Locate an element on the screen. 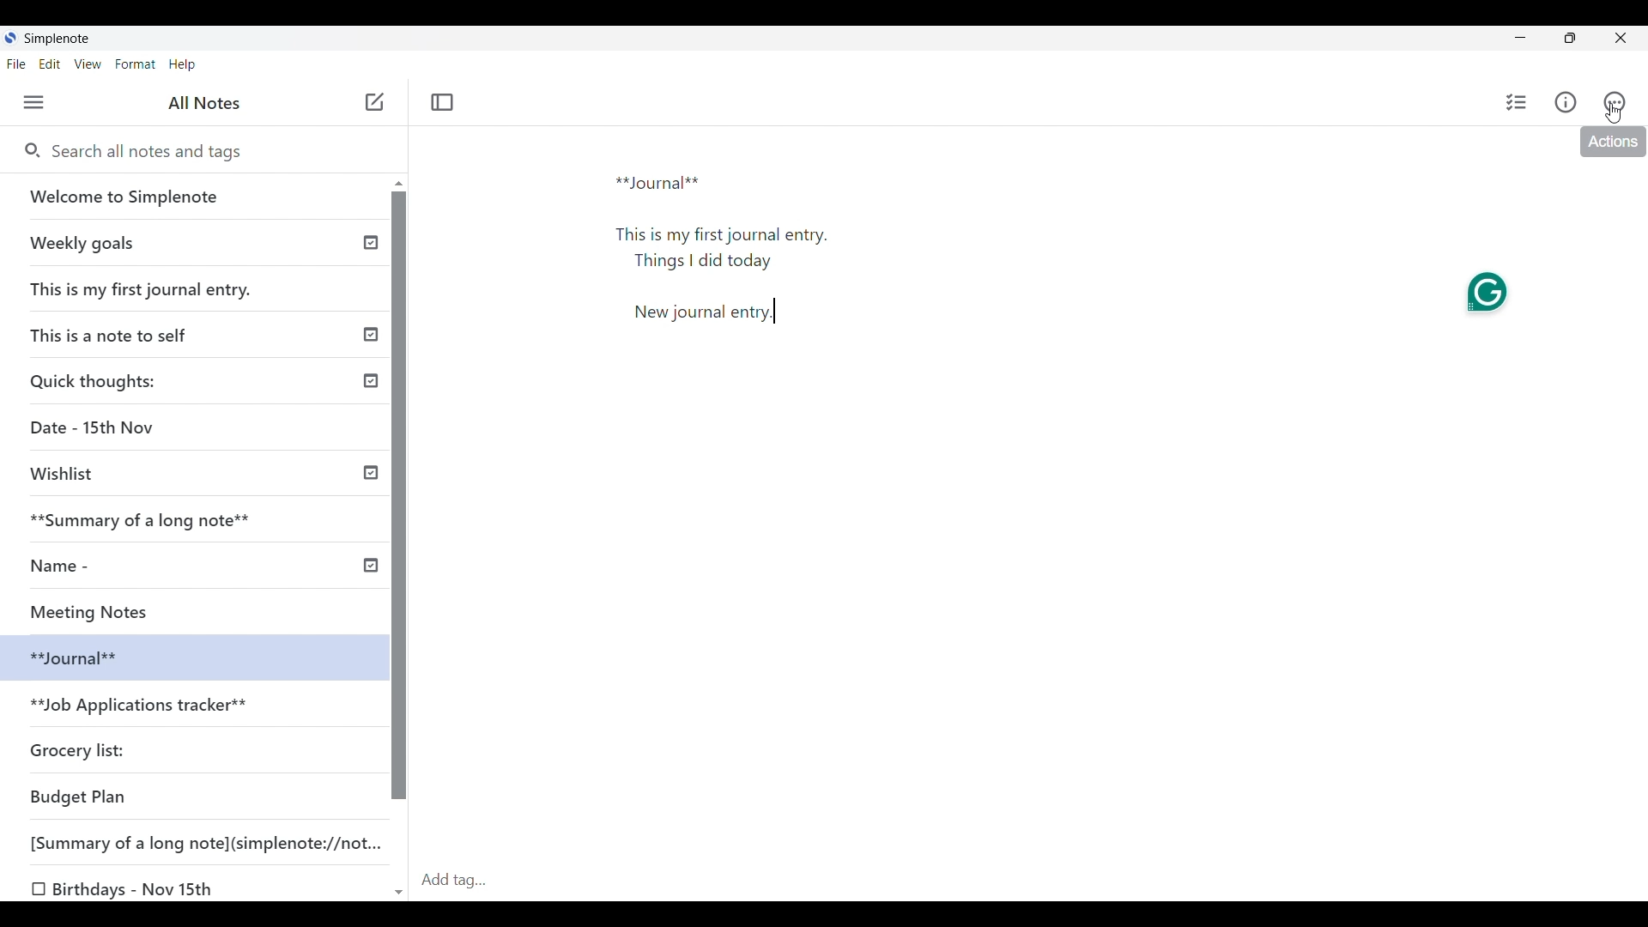  Software name is located at coordinates (58, 39).